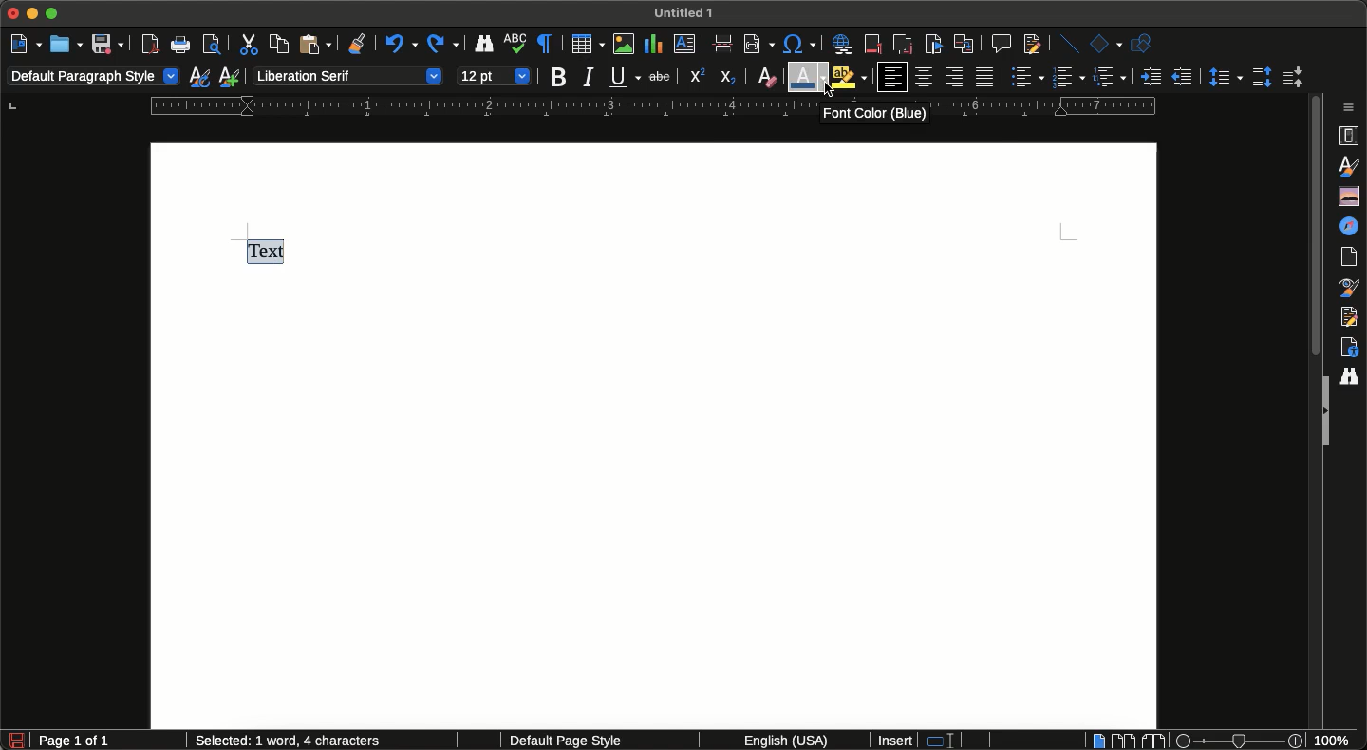 Image resolution: width=1367 pixels, height=750 pixels. Describe the element at coordinates (758, 43) in the screenshot. I see `Insert field` at that location.